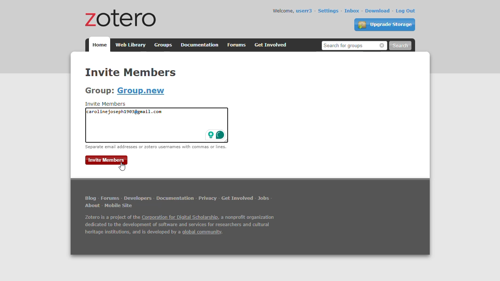 Image resolution: width=500 pixels, height=281 pixels. What do you see at coordinates (354, 45) in the screenshot?
I see `search for people` at bounding box center [354, 45].